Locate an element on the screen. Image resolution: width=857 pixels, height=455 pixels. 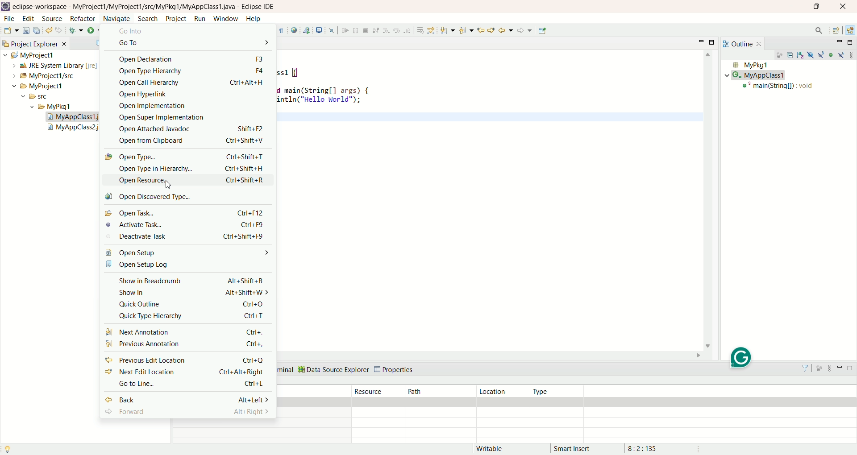
source is located at coordinates (54, 19).